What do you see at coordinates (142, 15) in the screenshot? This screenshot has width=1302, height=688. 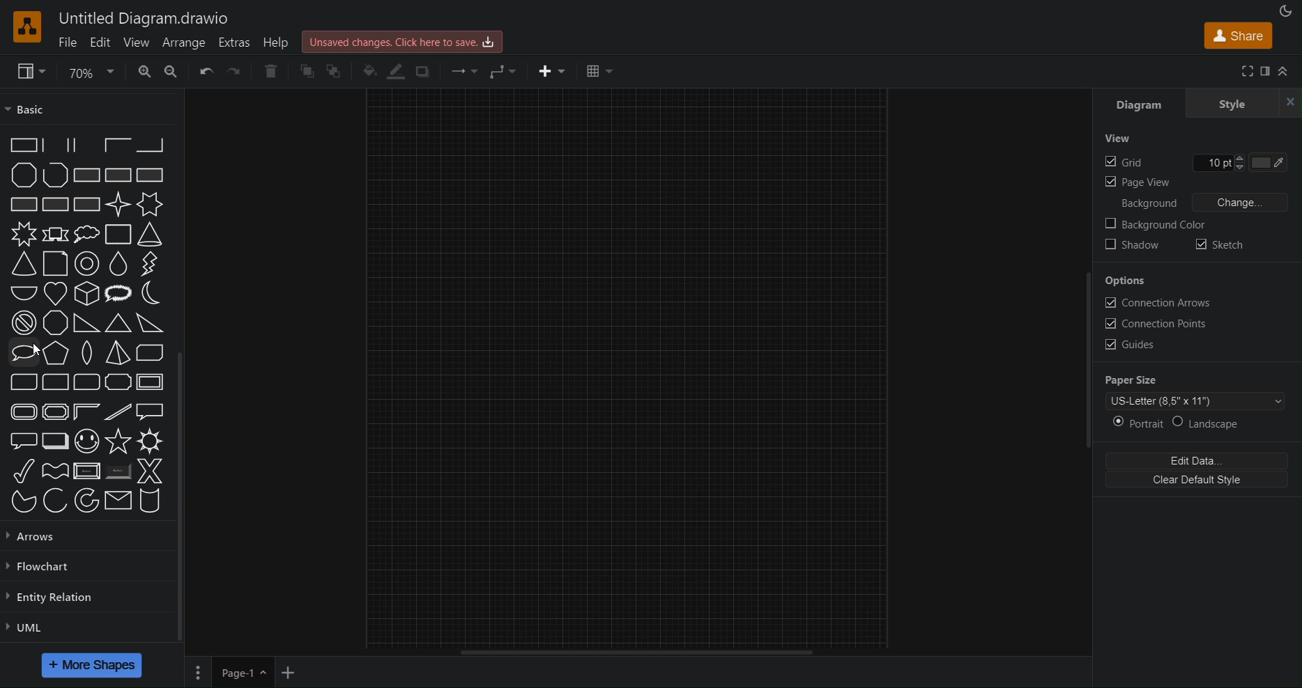 I see `Untitled Diagram.drawio` at bounding box center [142, 15].